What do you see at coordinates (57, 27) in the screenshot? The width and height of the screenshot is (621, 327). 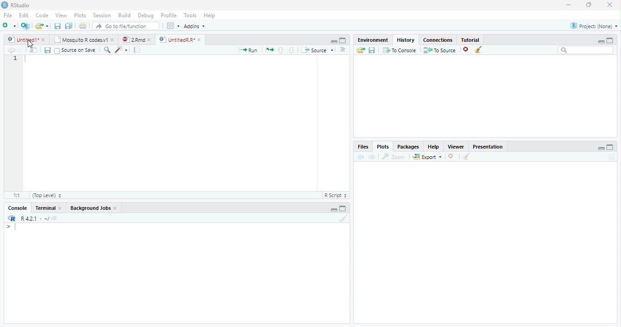 I see `Save` at bounding box center [57, 27].